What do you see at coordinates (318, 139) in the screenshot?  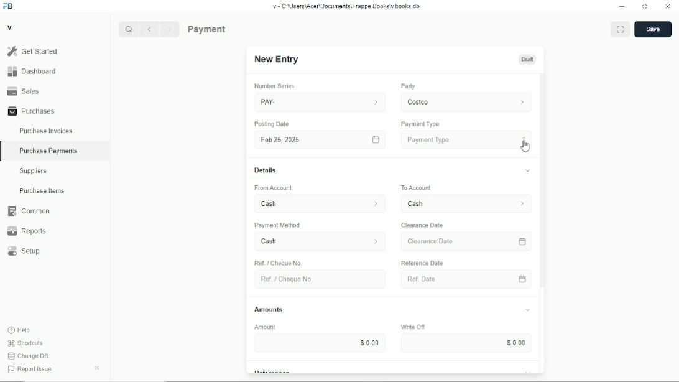 I see `Fob 25,2025` at bounding box center [318, 139].